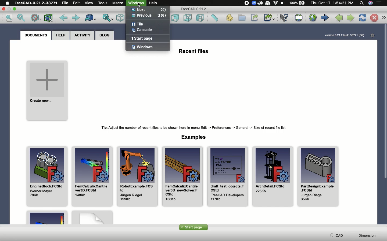 Image resolution: width=387 pixels, height=241 pixels. Describe the element at coordinates (76, 18) in the screenshot. I see `Forward` at that location.